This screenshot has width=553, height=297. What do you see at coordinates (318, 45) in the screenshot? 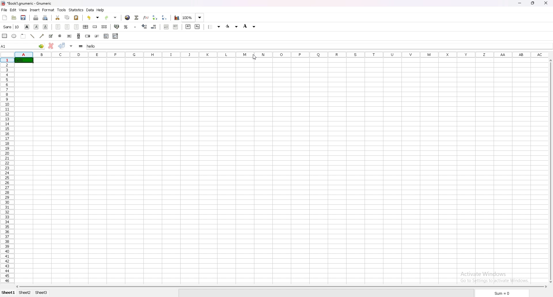
I see `cell input` at bounding box center [318, 45].